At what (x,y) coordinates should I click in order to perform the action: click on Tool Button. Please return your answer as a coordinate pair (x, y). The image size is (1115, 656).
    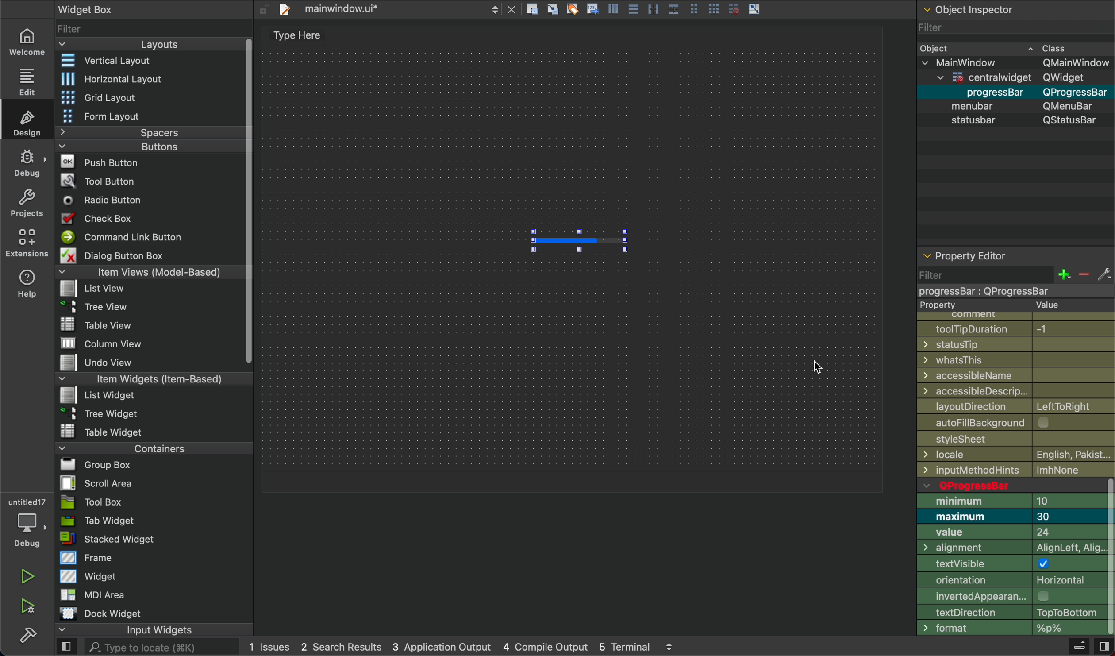
    Looking at the image, I should click on (105, 180).